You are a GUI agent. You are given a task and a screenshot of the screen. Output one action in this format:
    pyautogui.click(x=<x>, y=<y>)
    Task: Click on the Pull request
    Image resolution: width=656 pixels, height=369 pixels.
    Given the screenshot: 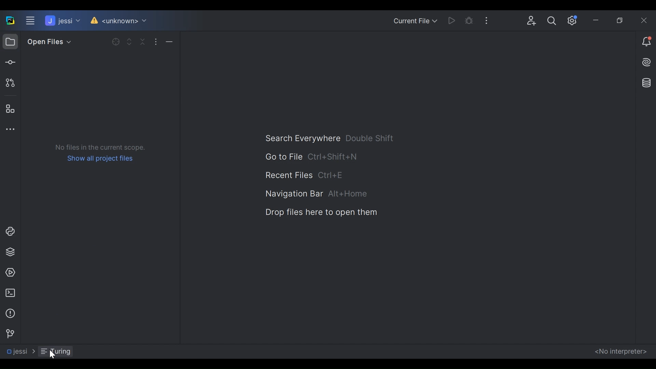 What is the action you would take?
    pyautogui.click(x=9, y=82)
    